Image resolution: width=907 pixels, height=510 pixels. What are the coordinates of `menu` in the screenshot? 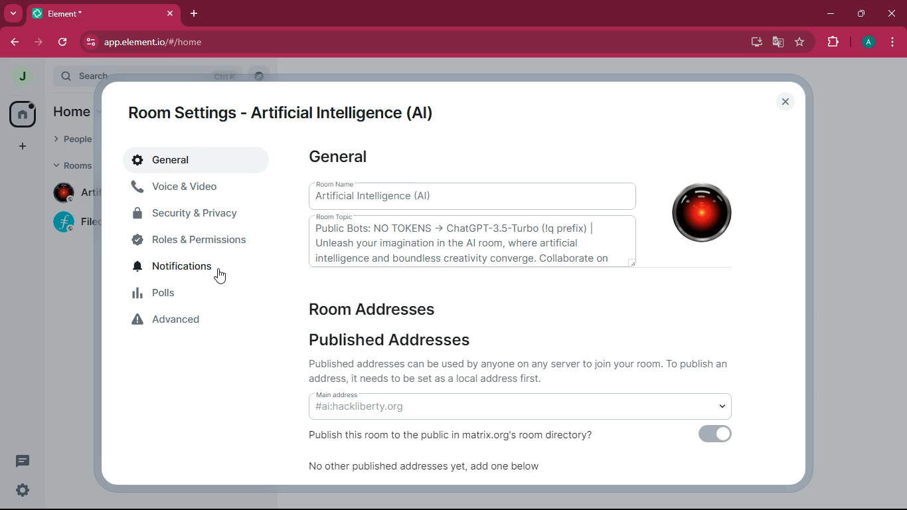 It's located at (892, 44).